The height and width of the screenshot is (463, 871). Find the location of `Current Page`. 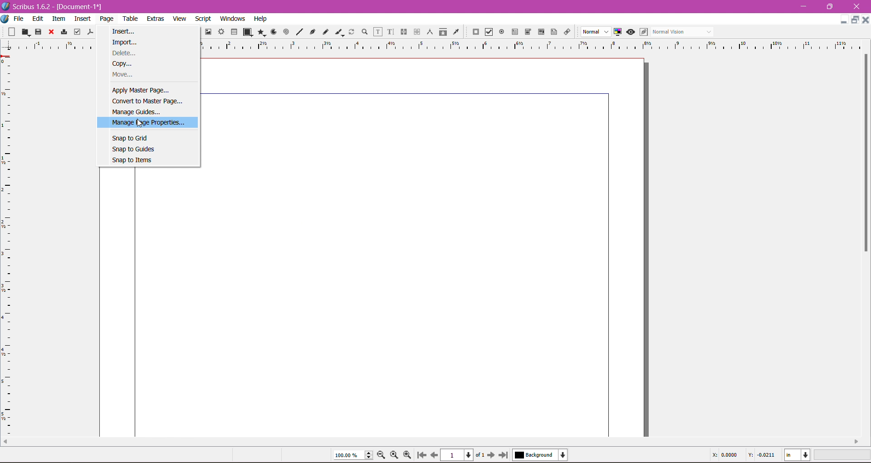

Current Page is located at coordinates (374, 305).